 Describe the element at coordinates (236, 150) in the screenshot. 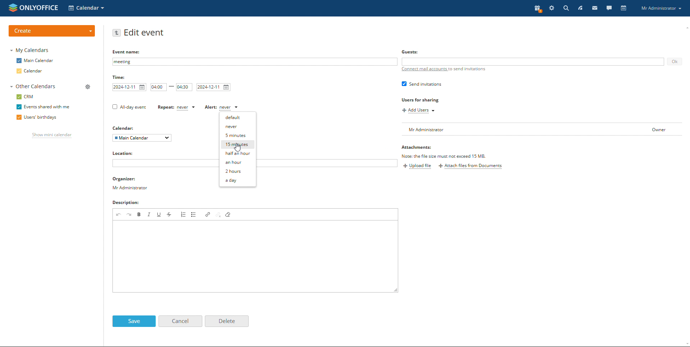

I see `mouse pointer` at that location.